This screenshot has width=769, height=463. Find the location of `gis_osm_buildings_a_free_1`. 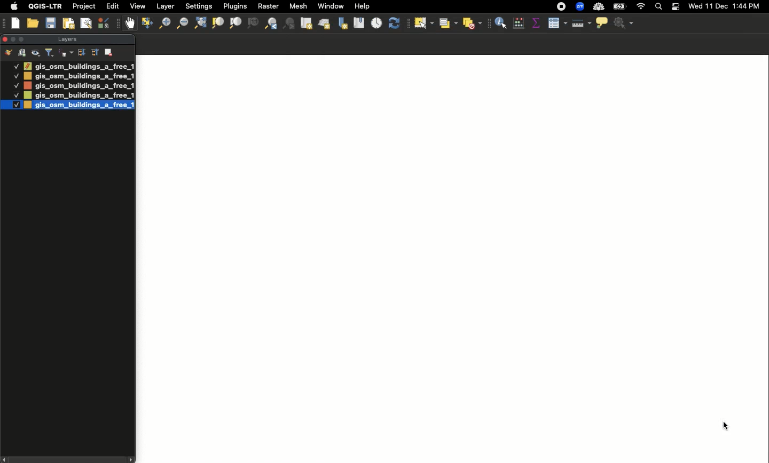

gis_osm_buildings_a_free_1 is located at coordinates (79, 66).